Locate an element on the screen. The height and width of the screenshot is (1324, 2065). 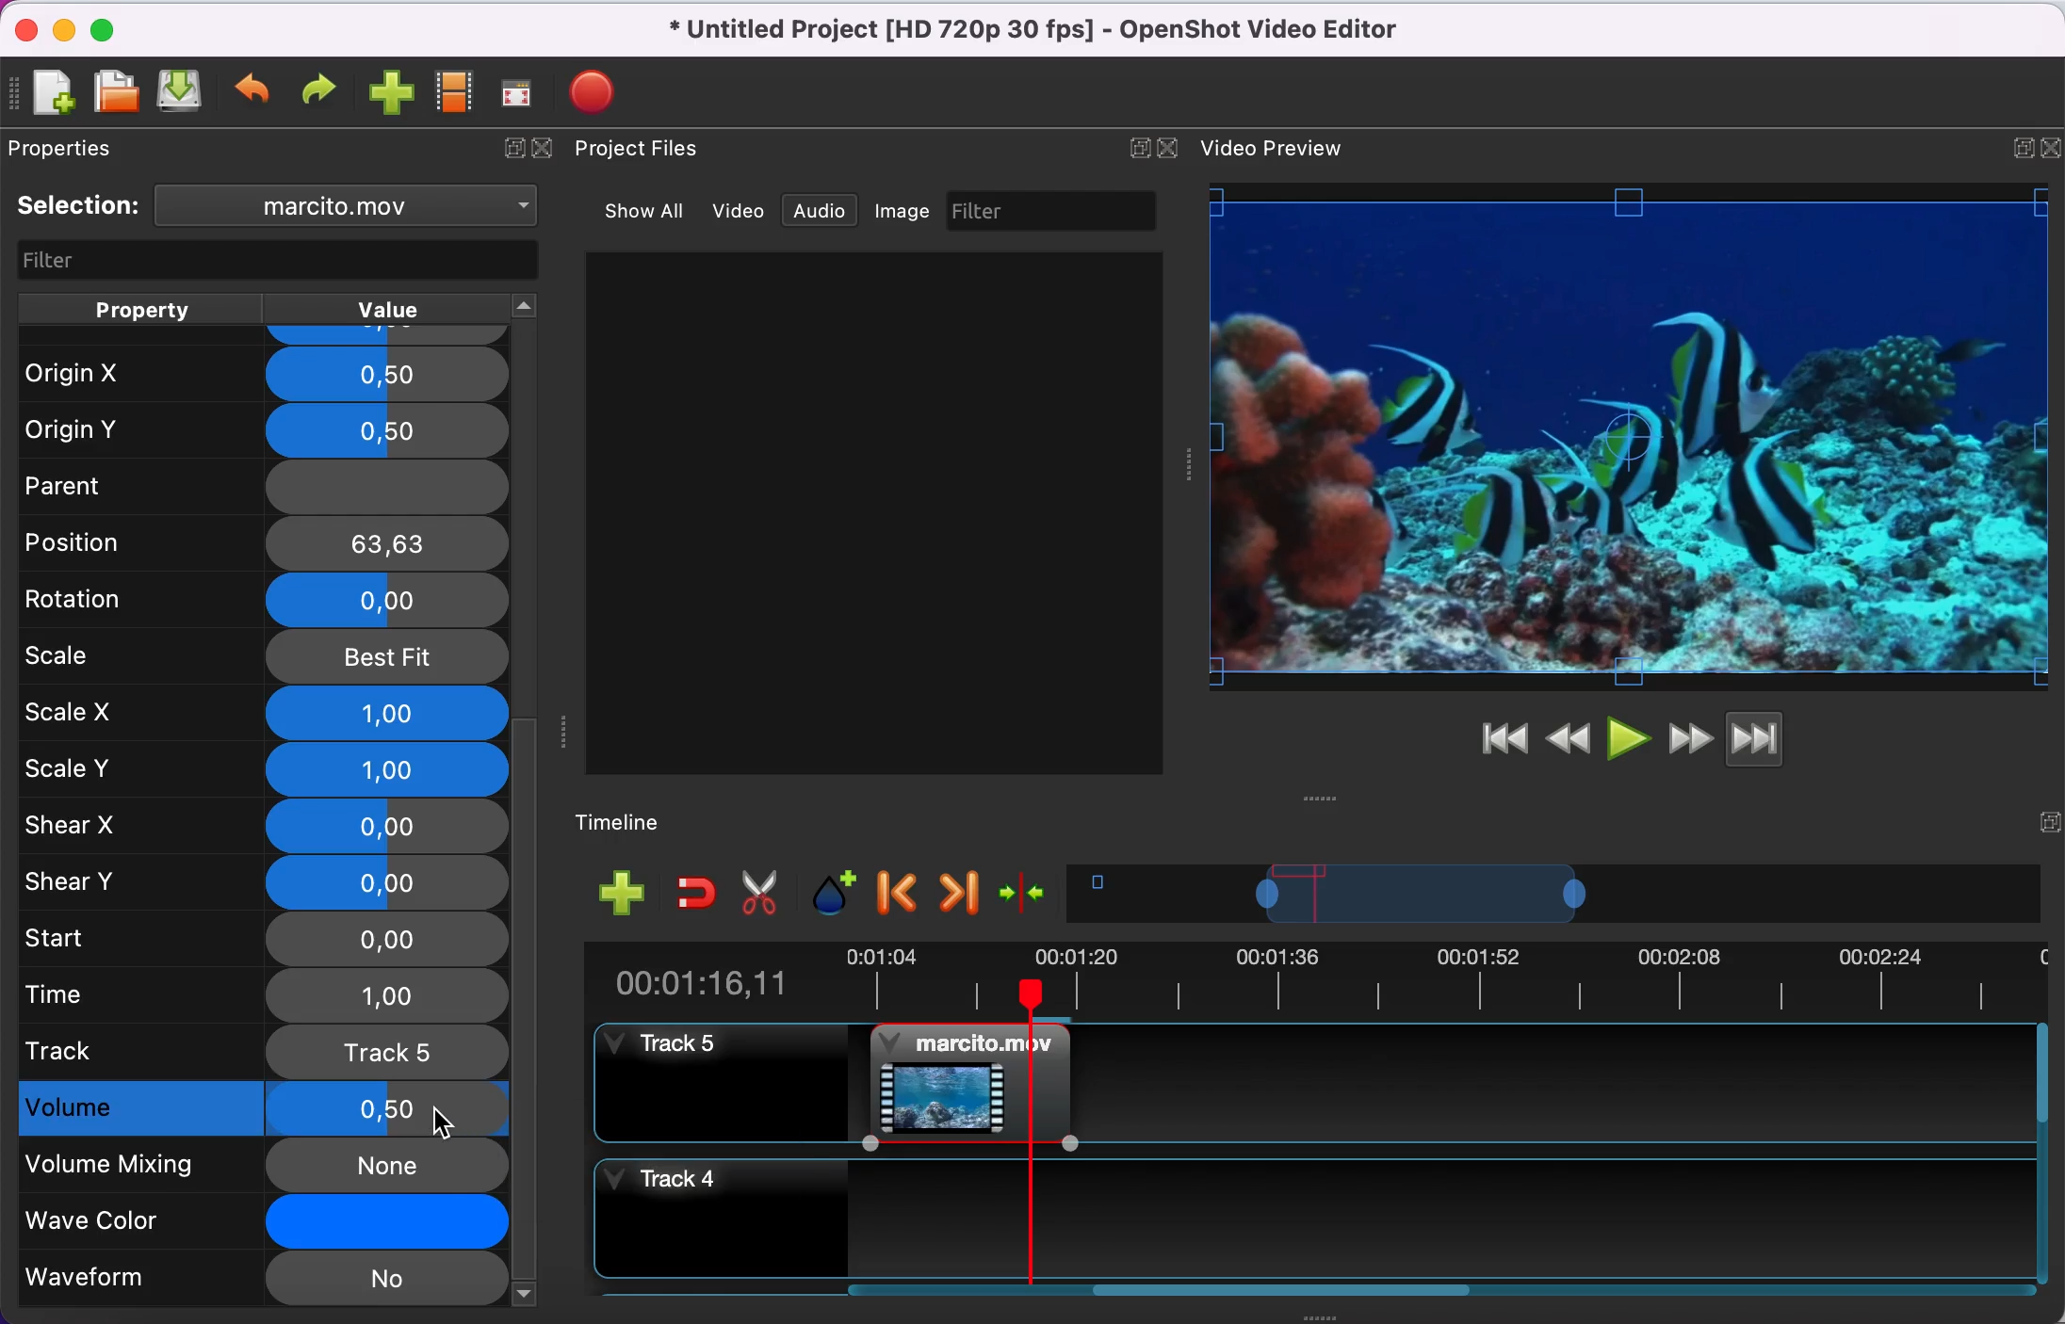
shear y 0 is located at coordinates (265, 881).